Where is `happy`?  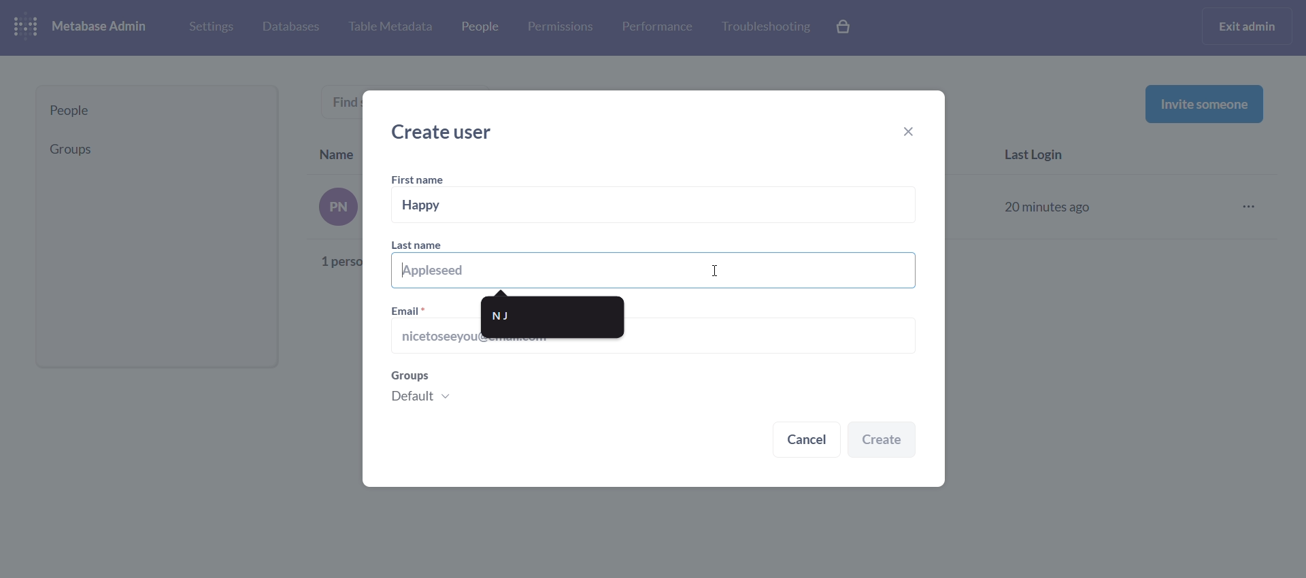 happy is located at coordinates (656, 205).